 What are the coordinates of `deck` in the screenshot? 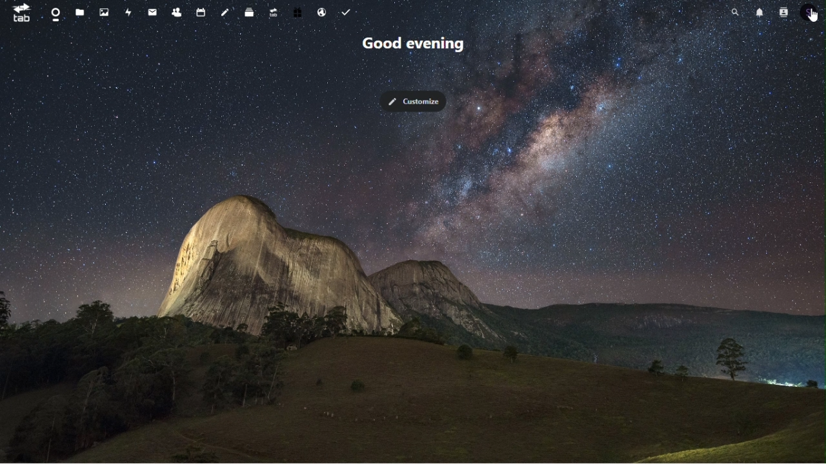 It's located at (250, 12).